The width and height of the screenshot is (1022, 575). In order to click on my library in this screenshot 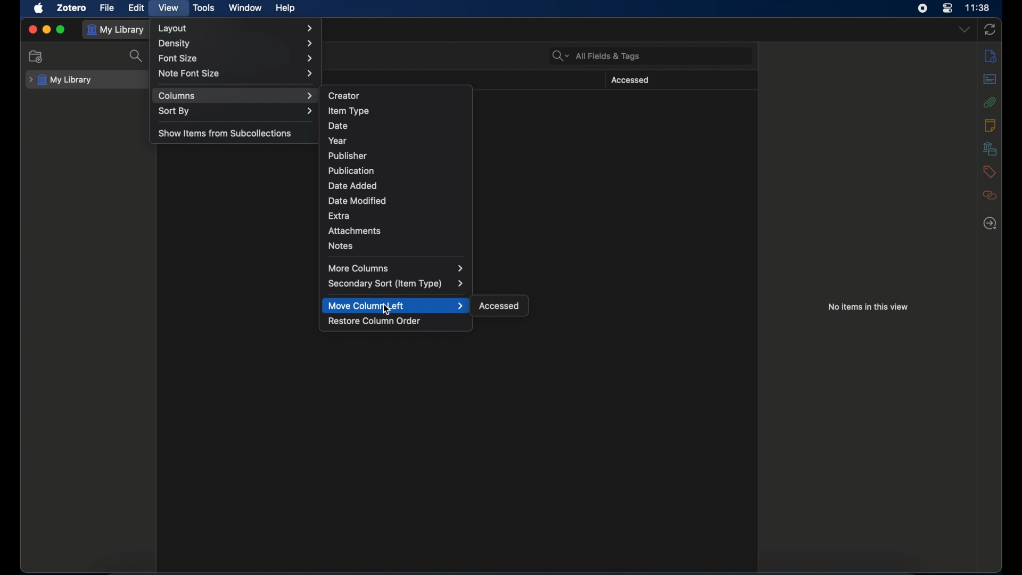, I will do `click(60, 80)`.